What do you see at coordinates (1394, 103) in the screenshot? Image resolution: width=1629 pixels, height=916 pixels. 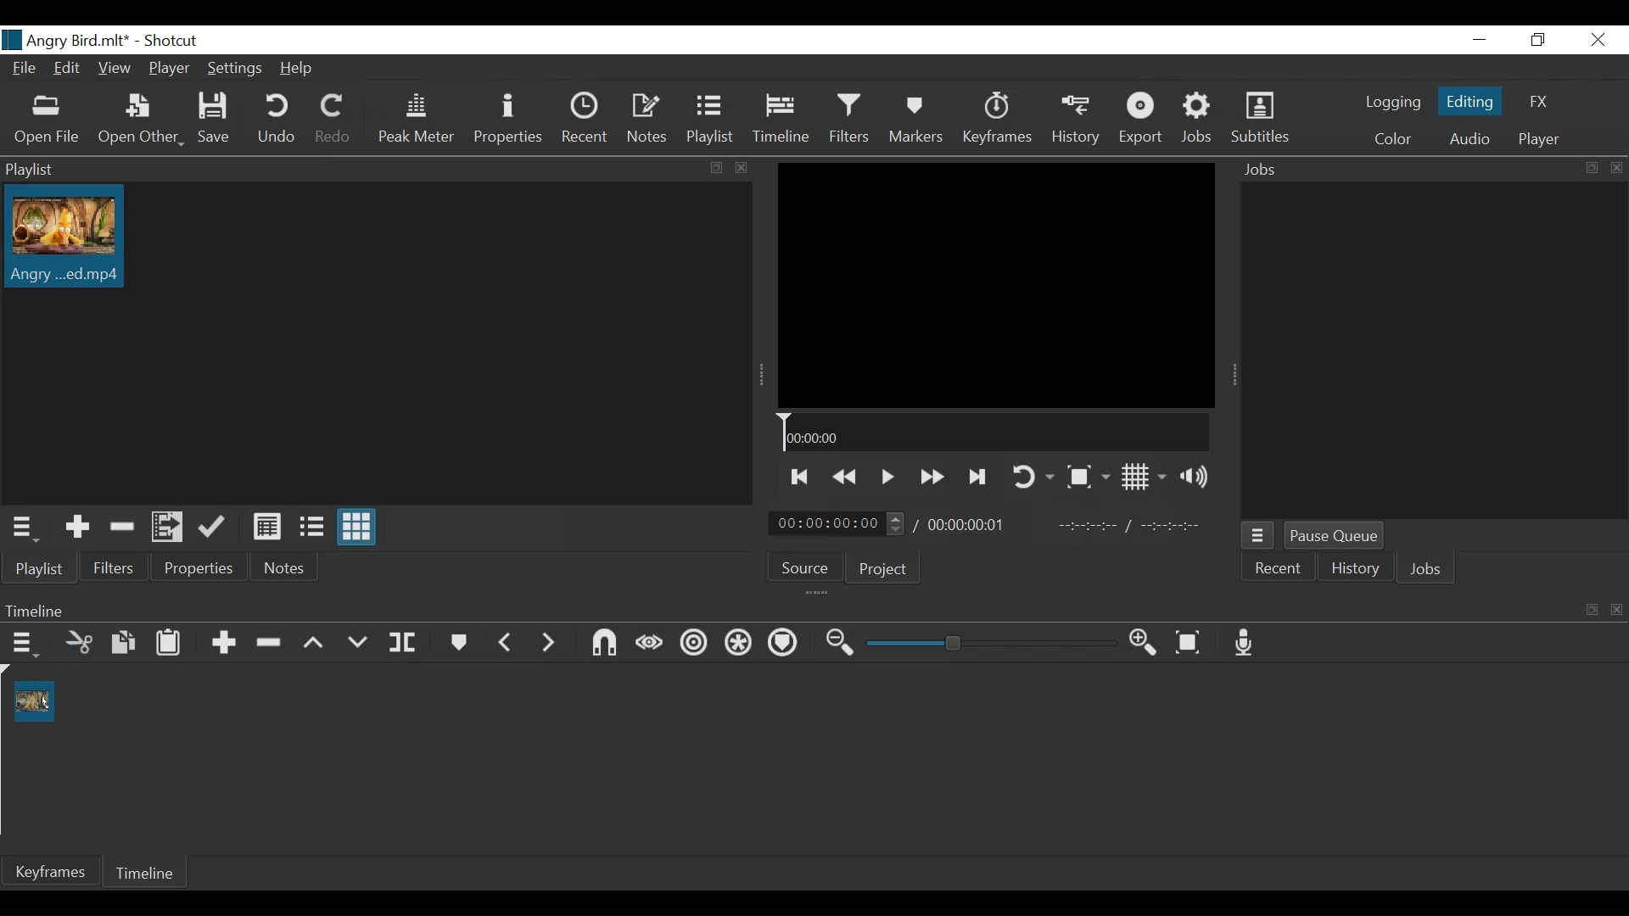 I see `logging` at bounding box center [1394, 103].